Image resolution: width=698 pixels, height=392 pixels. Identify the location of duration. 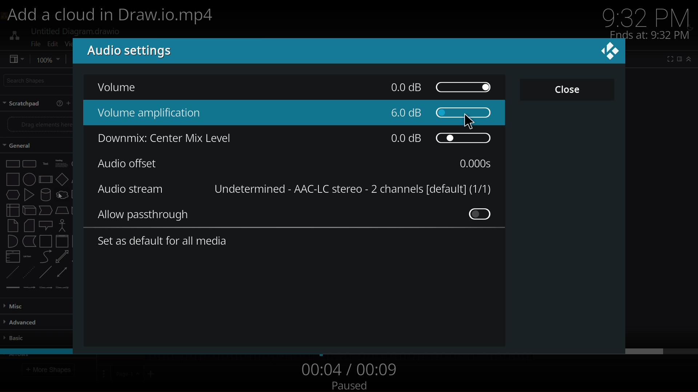
(478, 163).